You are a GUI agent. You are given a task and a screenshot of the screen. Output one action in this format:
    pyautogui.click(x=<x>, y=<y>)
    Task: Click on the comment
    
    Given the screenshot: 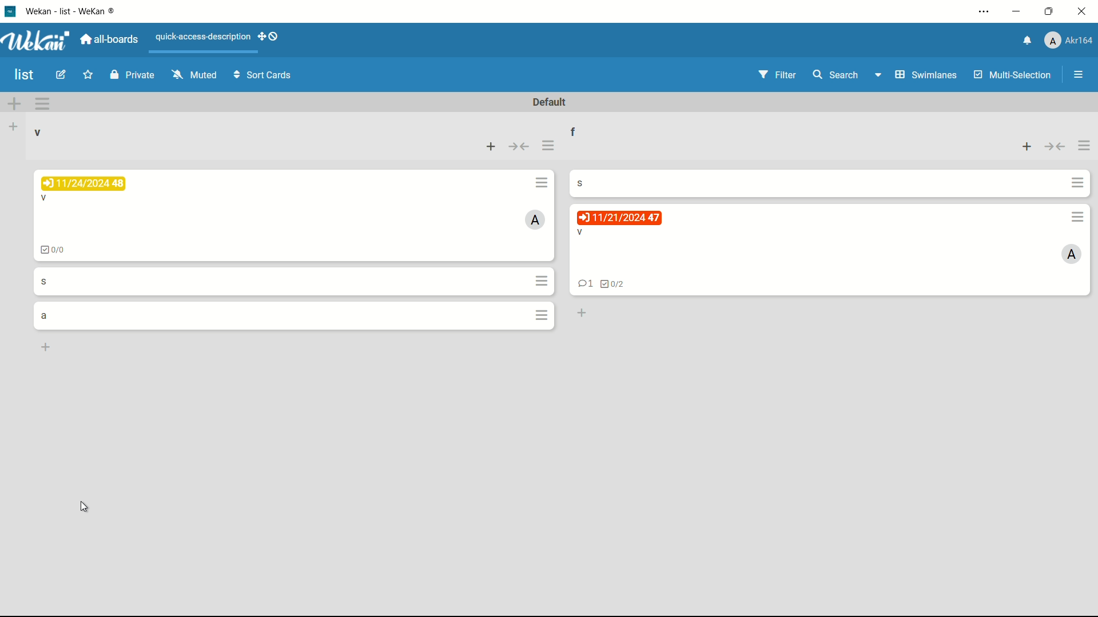 What is the action you would take?
    pyautogui.click(x=583, y=285)
    